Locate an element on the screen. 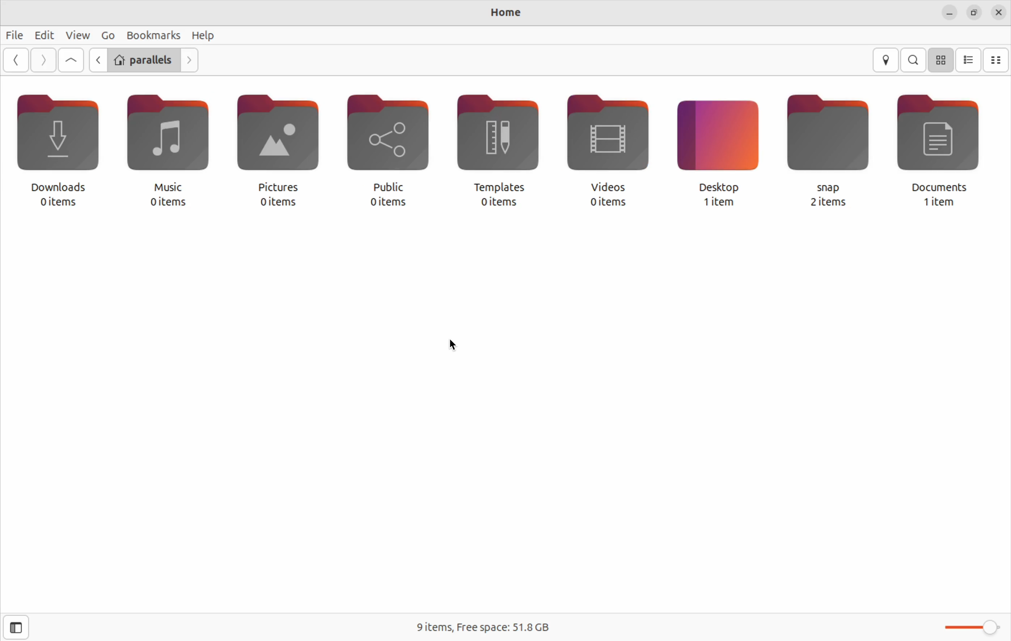 The height and width of the screenshot is (641, 1011). downloads is located at coordinates (62, 151).